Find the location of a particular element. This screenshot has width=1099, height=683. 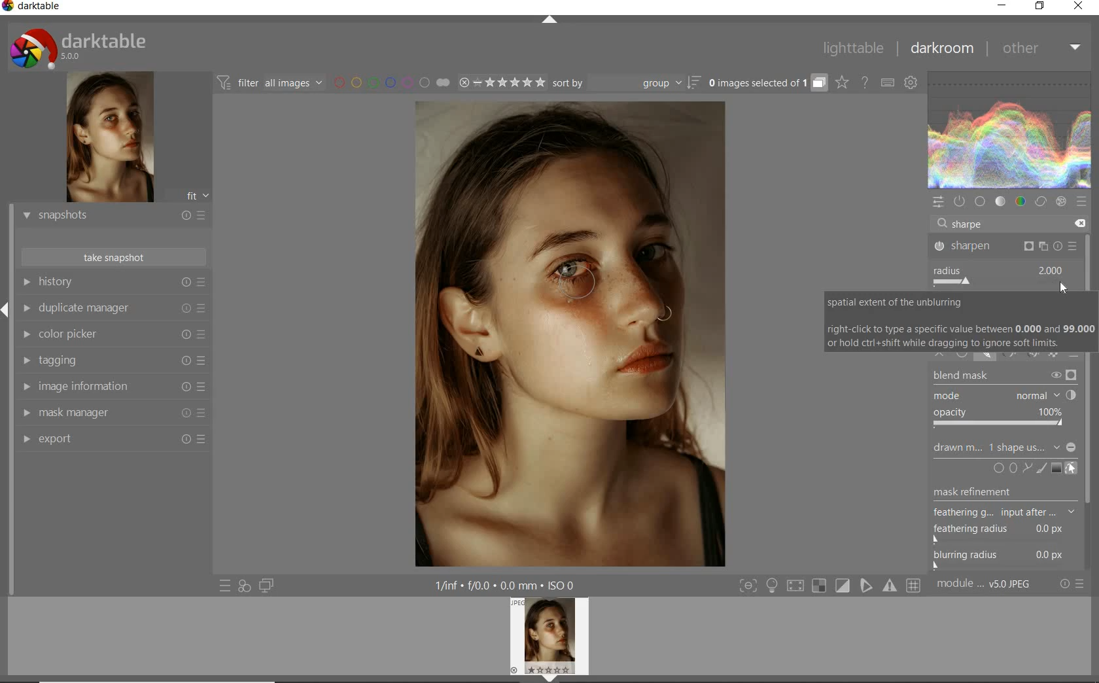

other is located at coordinates (1039, 47).